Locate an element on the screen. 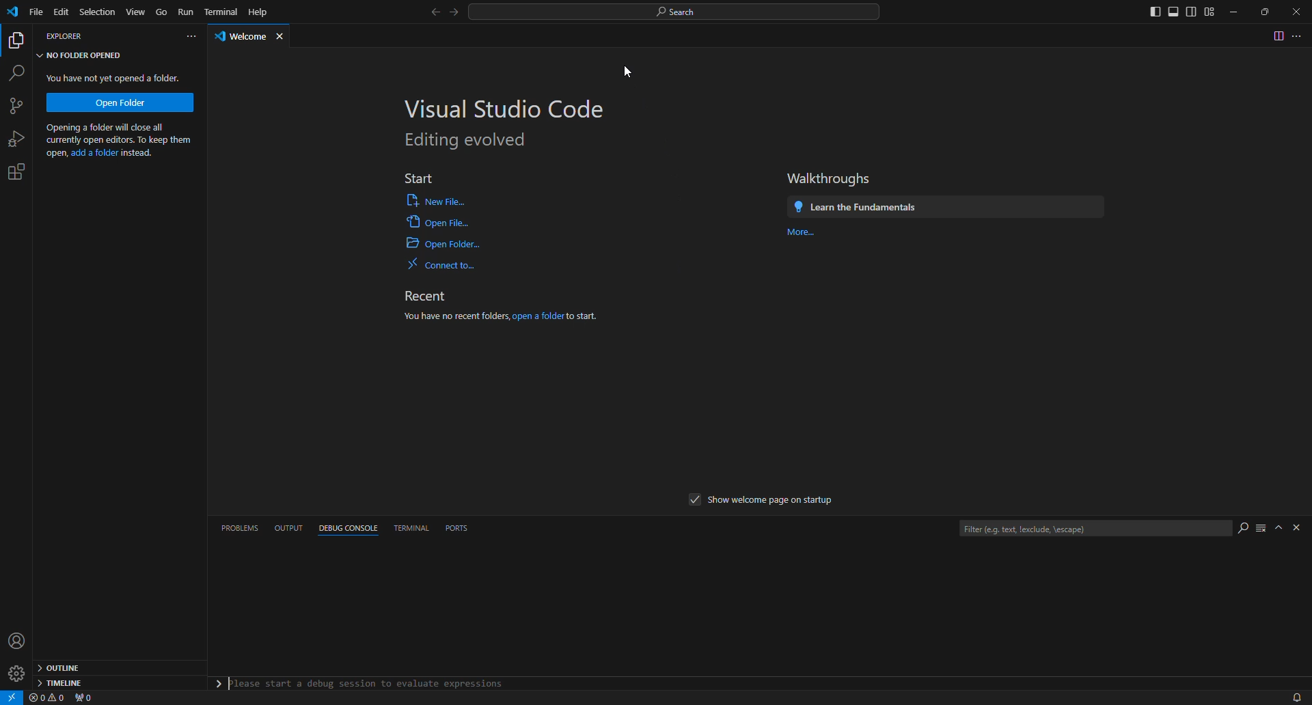 Image resolution: width=1312 pixels, height=705 pixels. more options is located at coordinates (178, 39).